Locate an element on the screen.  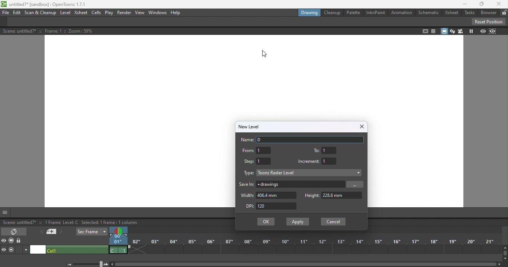
3D view is located at coordinates (451, 31).